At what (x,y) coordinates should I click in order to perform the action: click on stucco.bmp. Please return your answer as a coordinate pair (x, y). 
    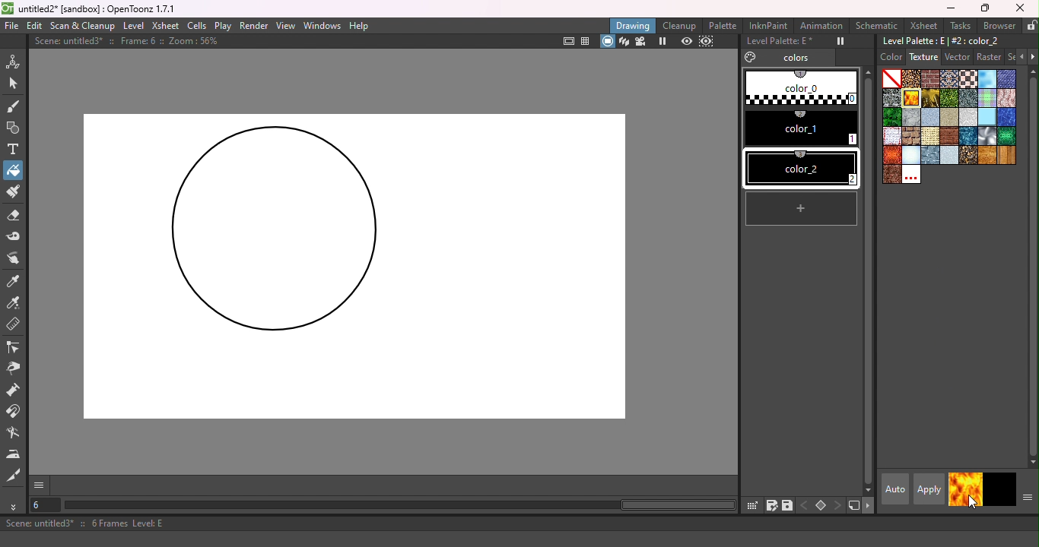
    Looking at the image, I should click on (950, 156).